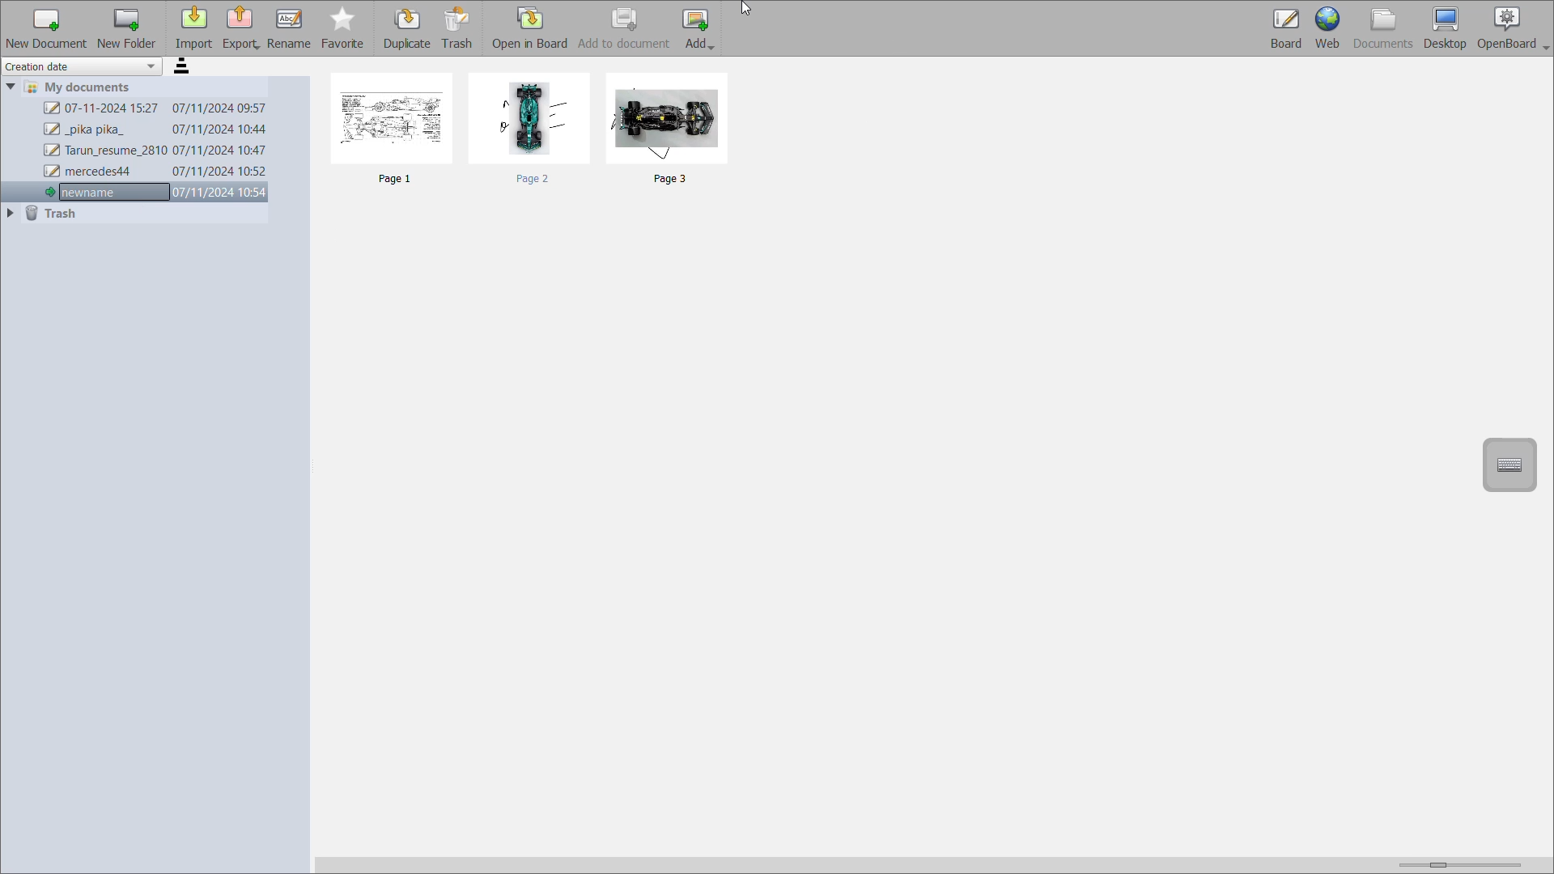 The height and width of the screenshot is (874, 1554). What do you see at coordinates (86, 87) in the screenshot?
I see `my documents` at bounding box center [86, 87].